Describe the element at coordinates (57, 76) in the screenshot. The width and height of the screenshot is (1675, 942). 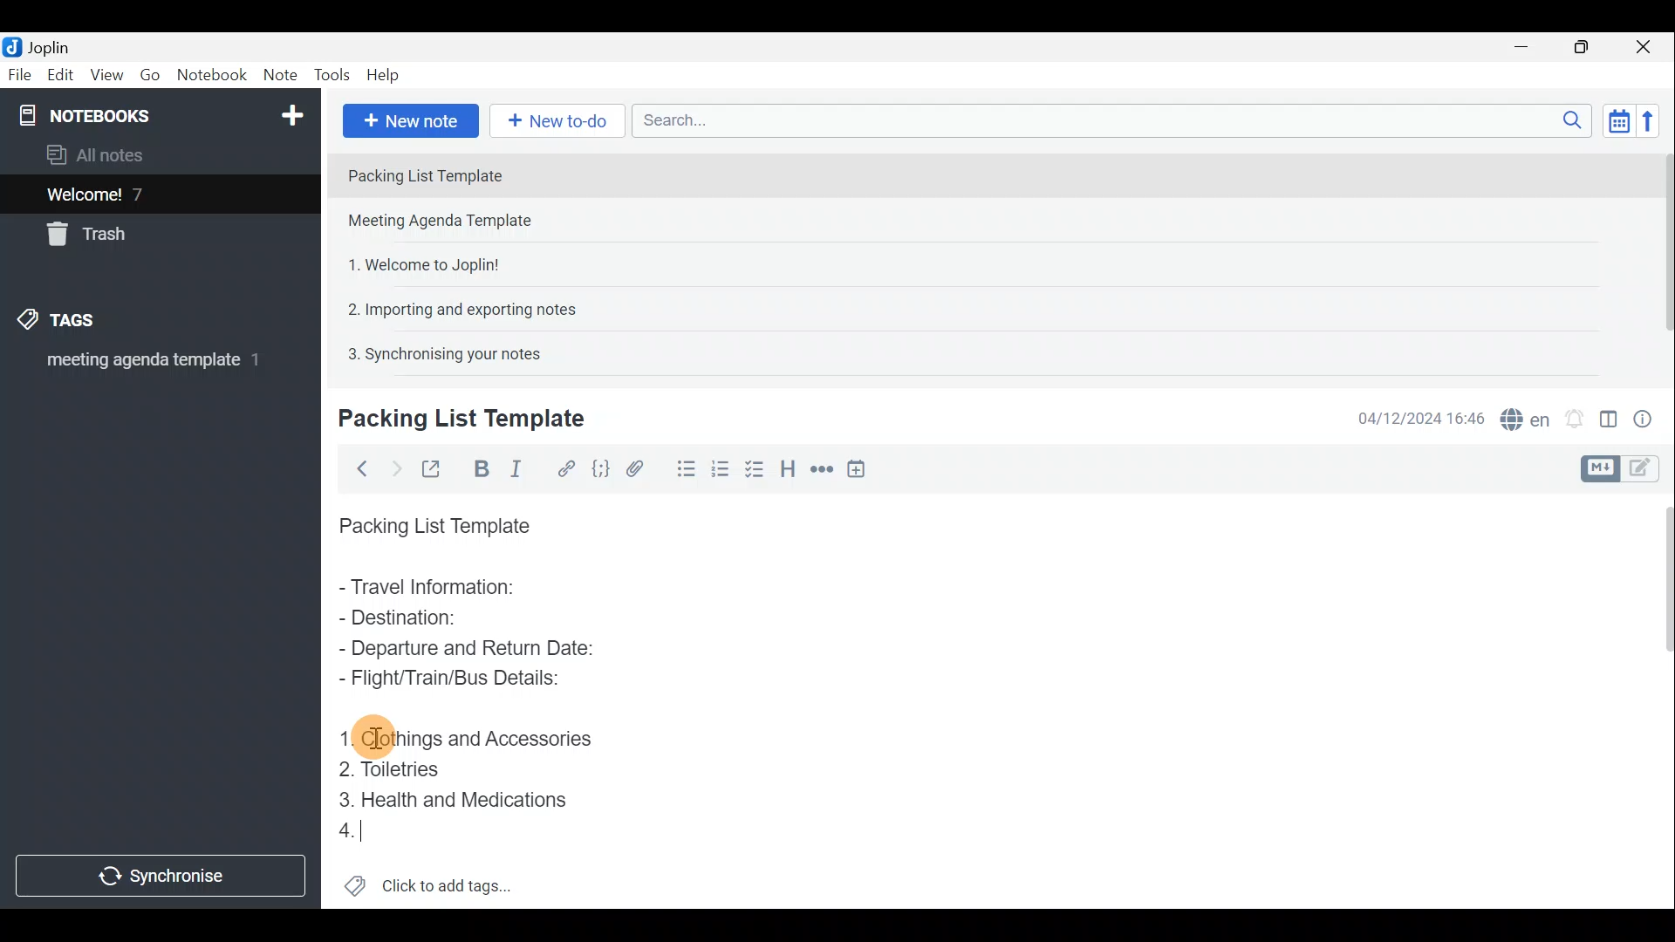
I see `Edit` at that location.